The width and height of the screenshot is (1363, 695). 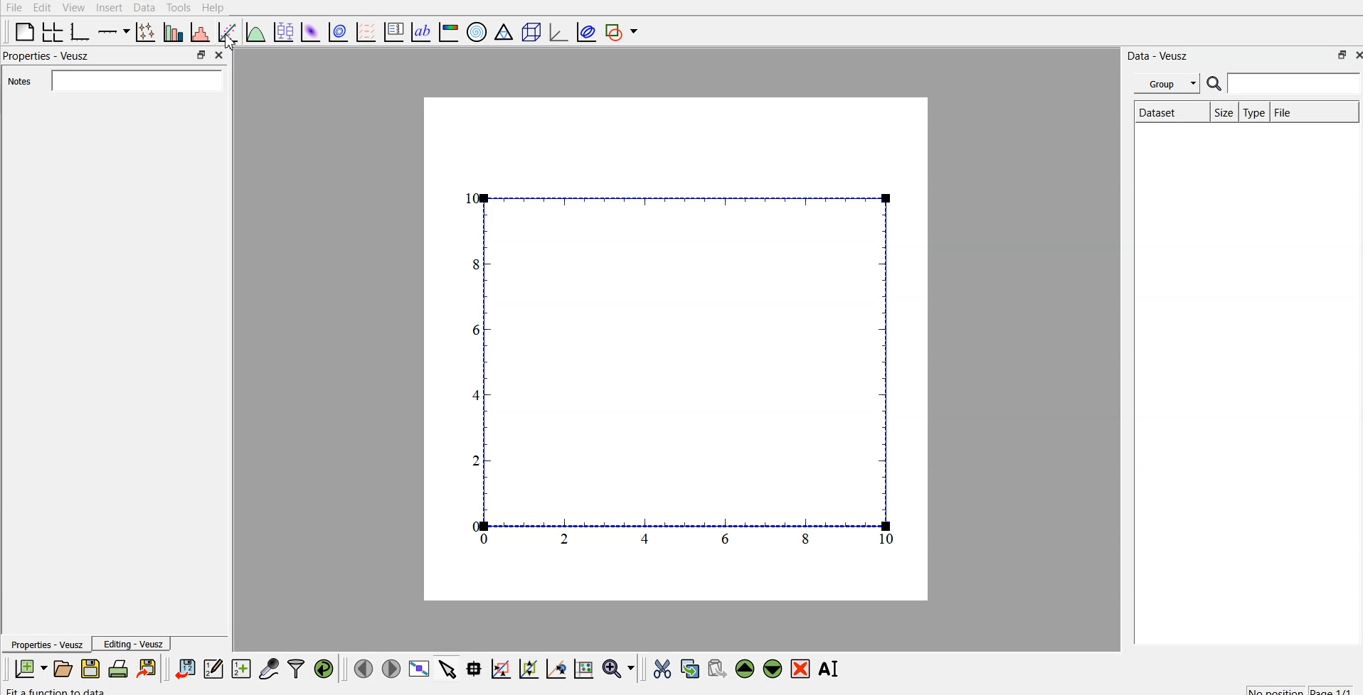 What do you see at coordinates (661, 671) in the screenshot?
I see `cut the selected widget` at bounding box center [661, 671].